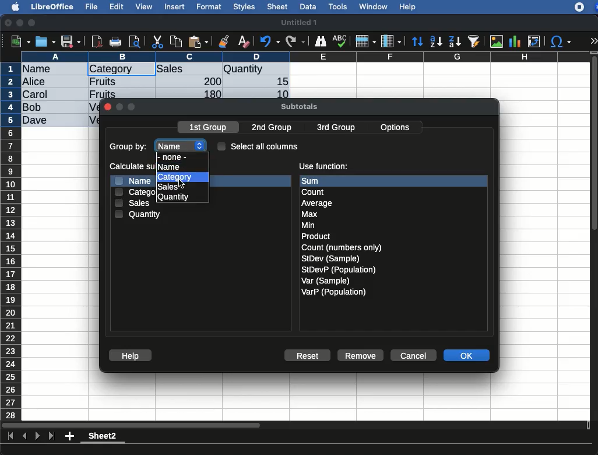  I want to click on sheet, so click(278, 6).